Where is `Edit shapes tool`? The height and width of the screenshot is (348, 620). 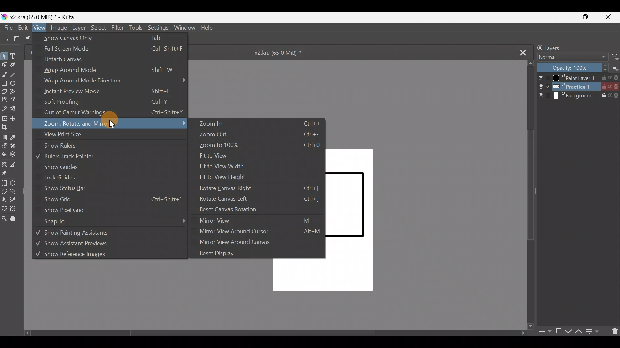 Edit shapes tool is located at coordinates (5, 64).